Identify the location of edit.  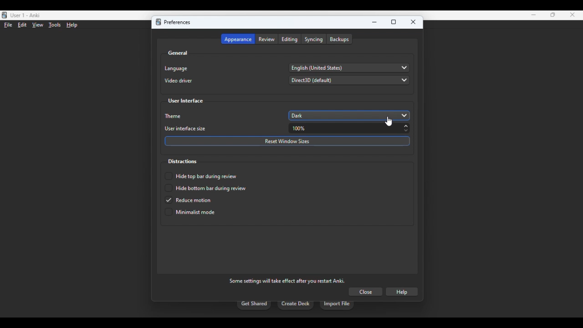
(22, 25).